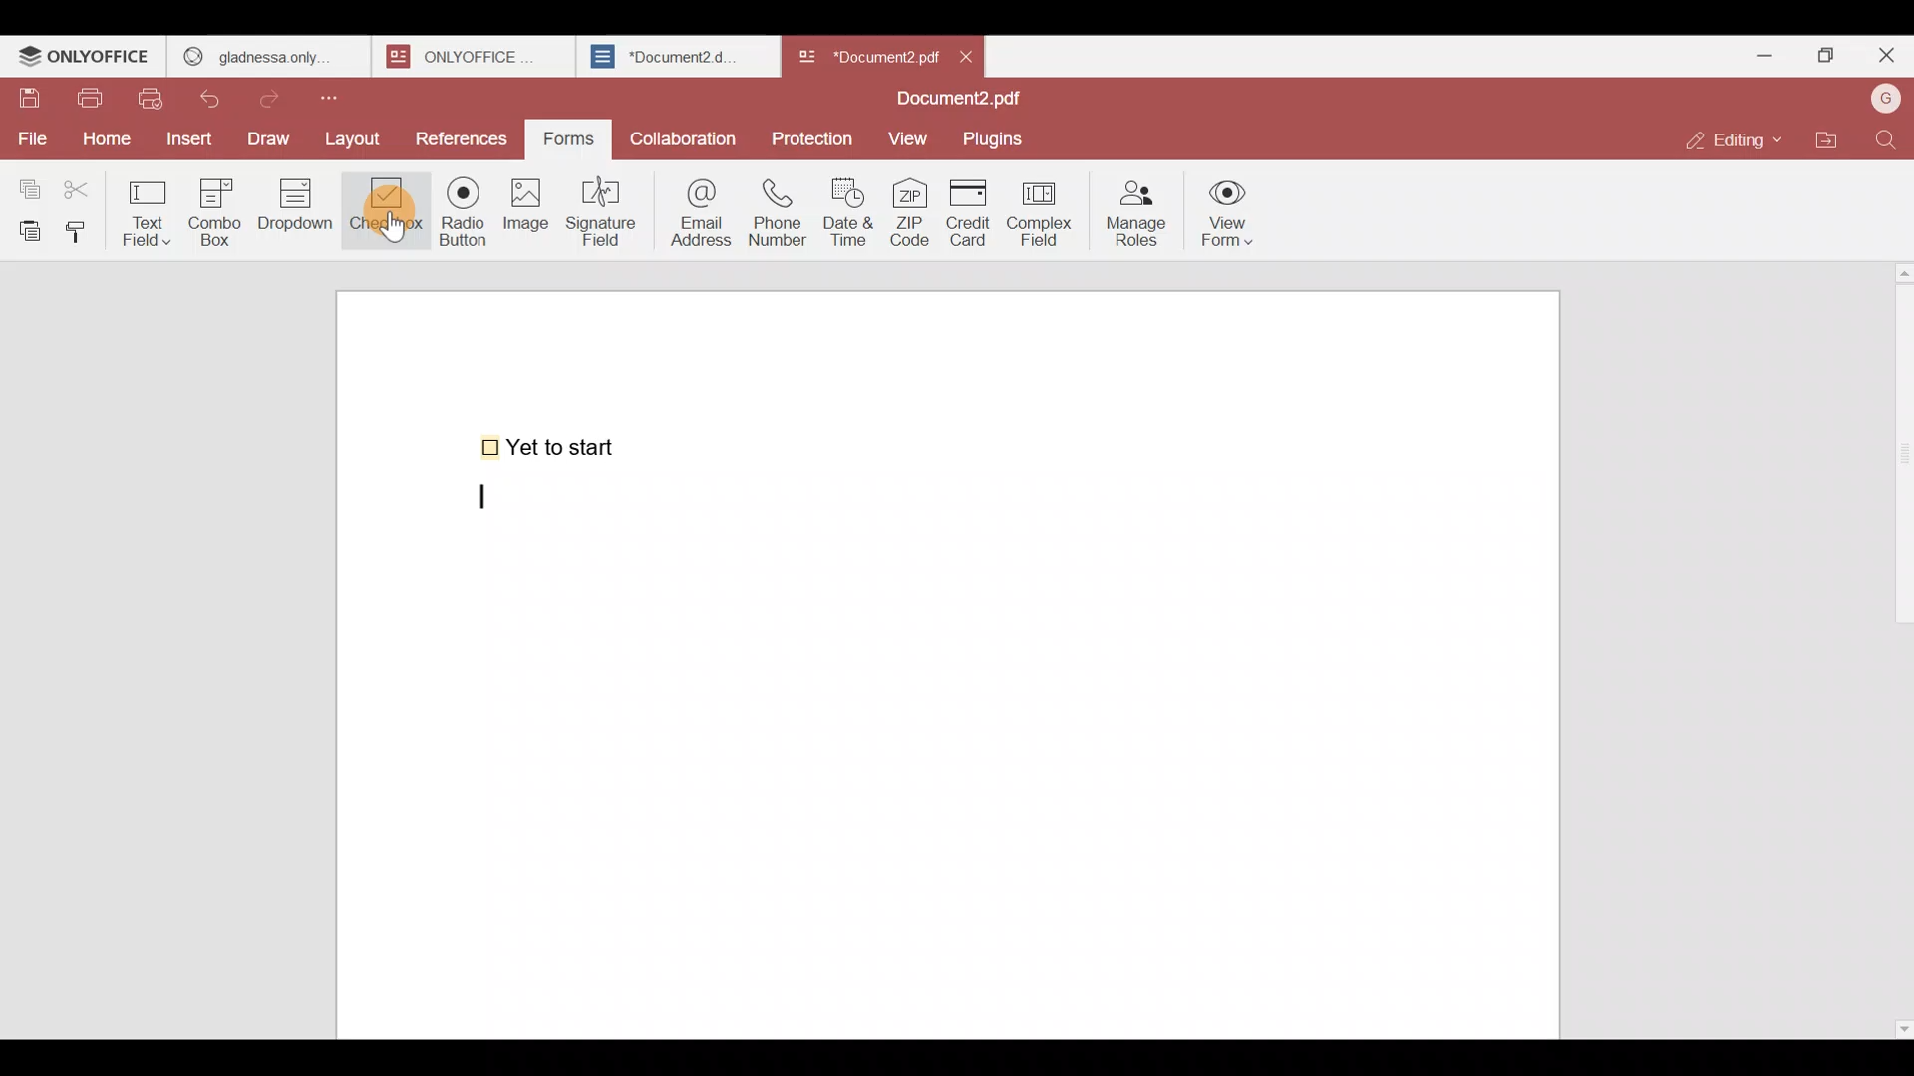 This screenshot has height=1076, width=1914. I want to click on Credit card, so click(964, 214).